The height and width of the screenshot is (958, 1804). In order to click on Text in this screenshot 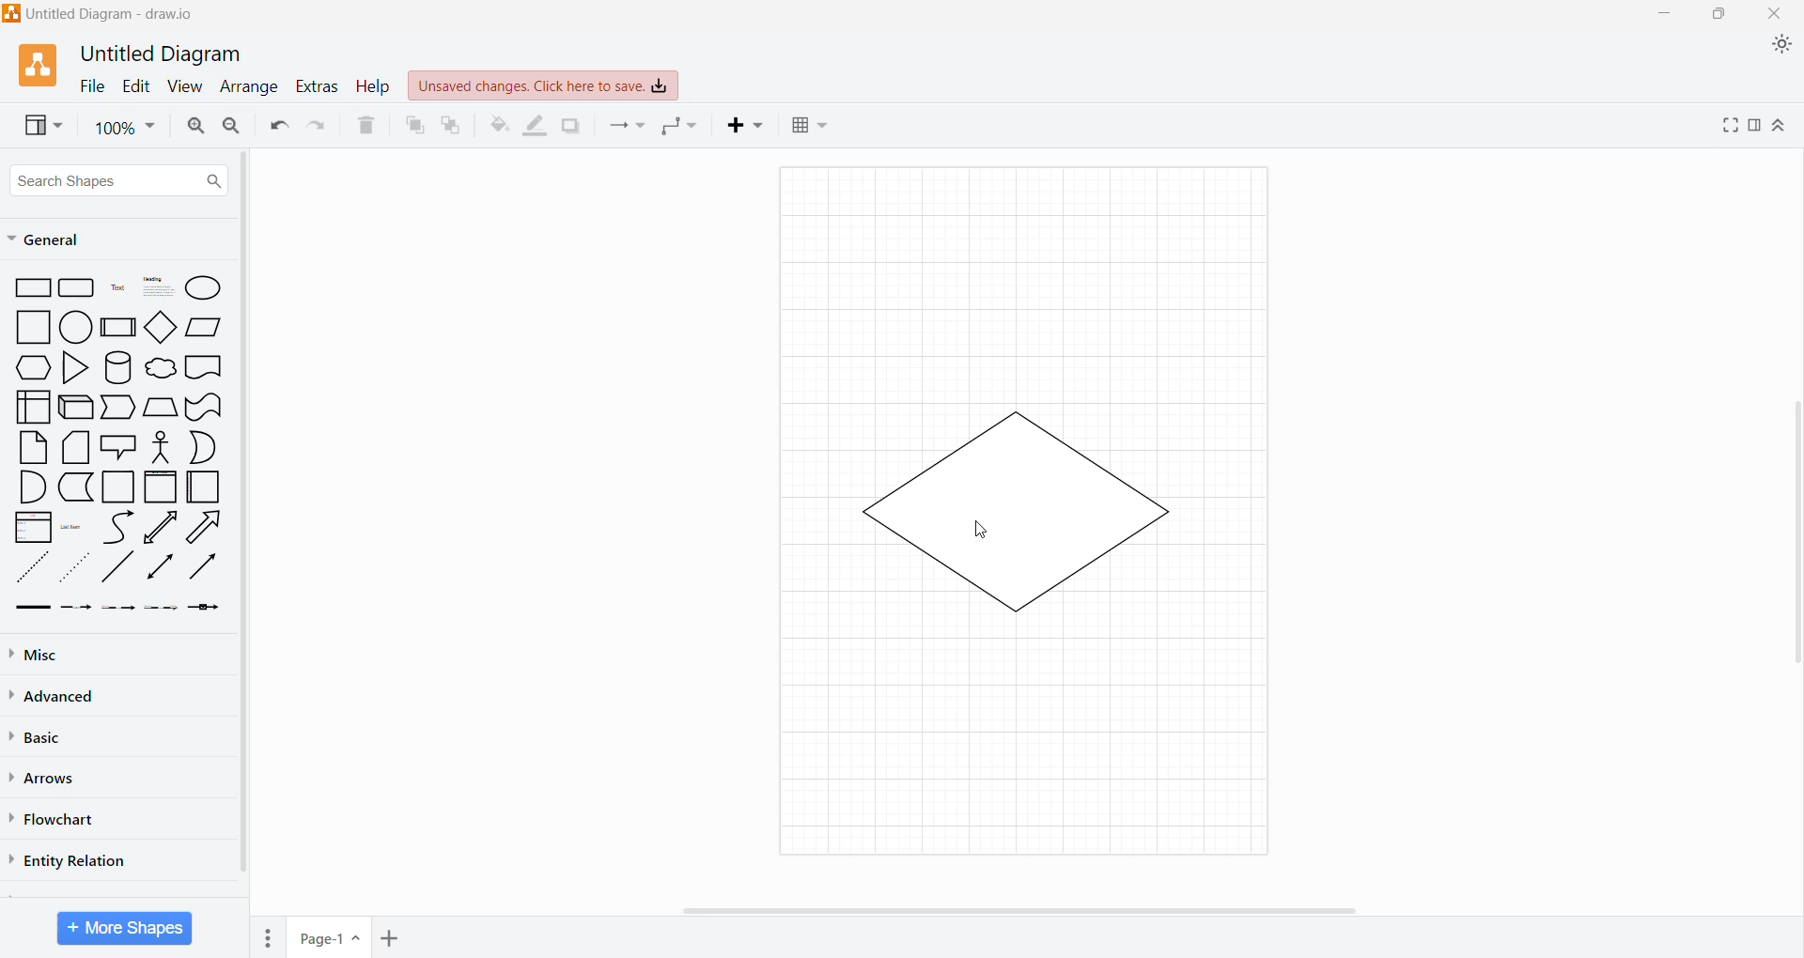, I will do `click(117, 289)`.